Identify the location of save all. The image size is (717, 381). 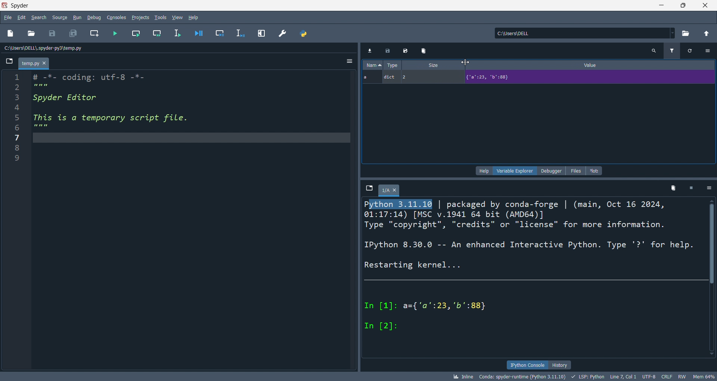
(73, 32).